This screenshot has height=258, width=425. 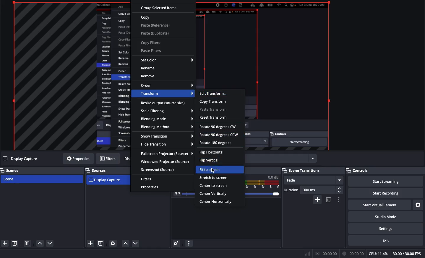 What do you see at coordinates (148, 68) in the screenshot?
I see `Rename` at bounding box center [148, 68].